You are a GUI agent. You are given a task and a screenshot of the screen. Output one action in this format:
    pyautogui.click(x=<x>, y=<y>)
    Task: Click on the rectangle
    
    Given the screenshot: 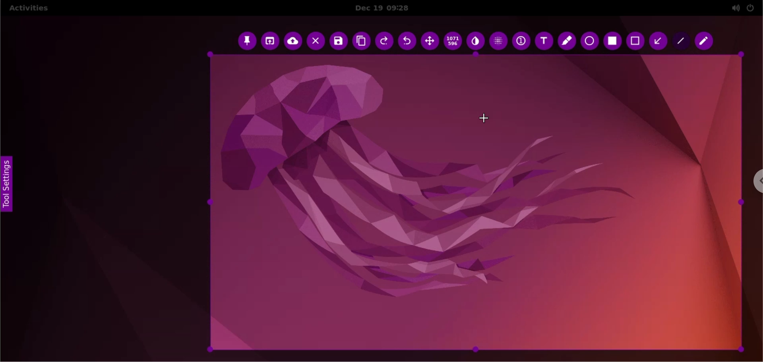 What is the action you would take?
    pyautogui.click(x=634, y=41)
    